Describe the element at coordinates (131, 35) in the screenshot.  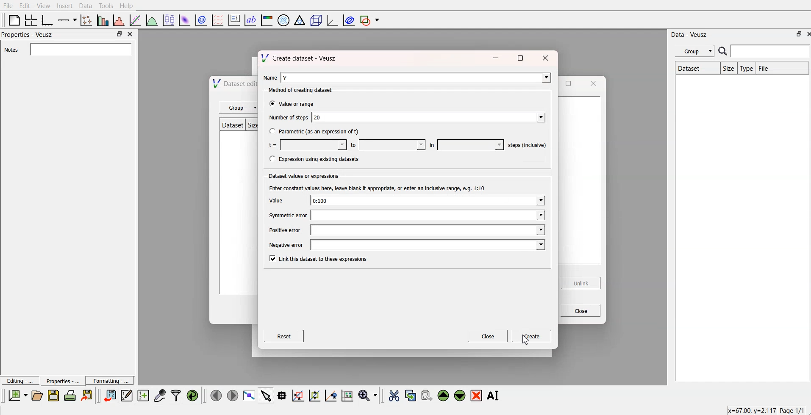
I see `Close` at that location.